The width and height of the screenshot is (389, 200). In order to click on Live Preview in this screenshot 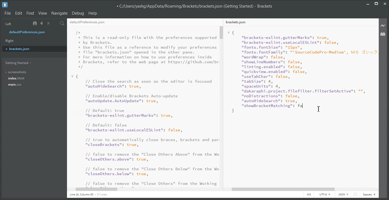, I will do `click(383, 25)`.